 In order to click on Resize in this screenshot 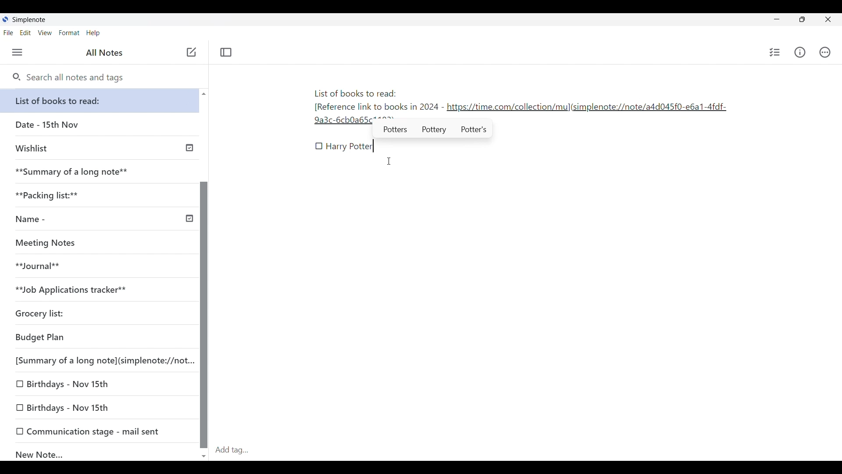, I will do `click(799, 20)`.